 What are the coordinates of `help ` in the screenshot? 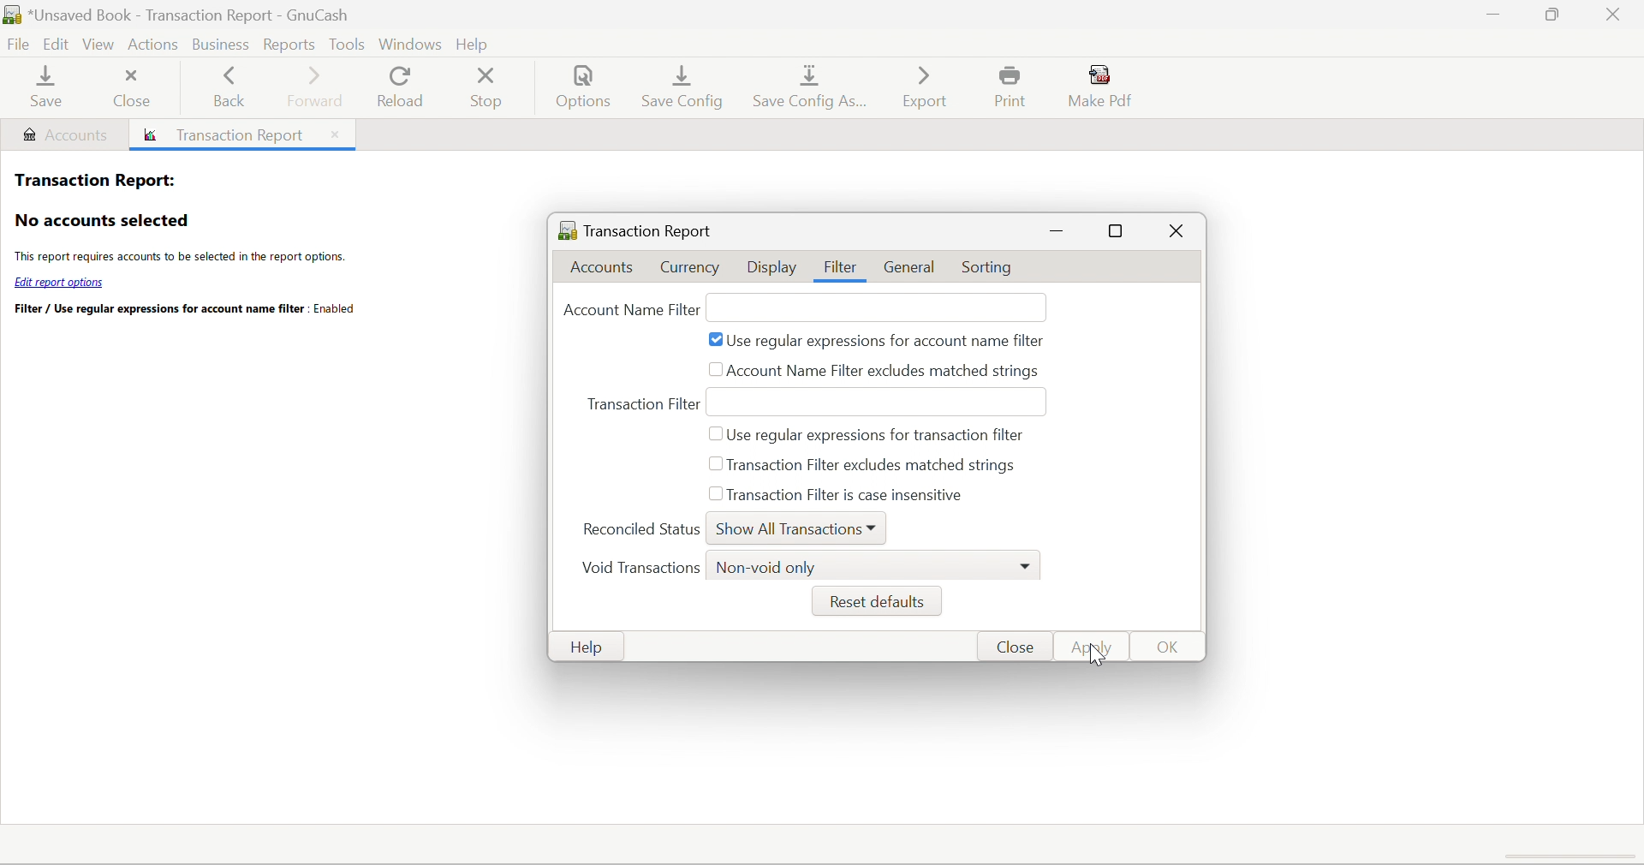 It's located at (477, 41).